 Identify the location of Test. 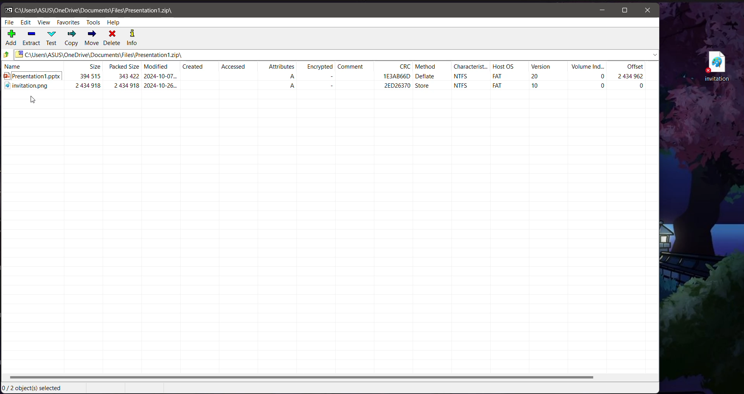
(52, 38).